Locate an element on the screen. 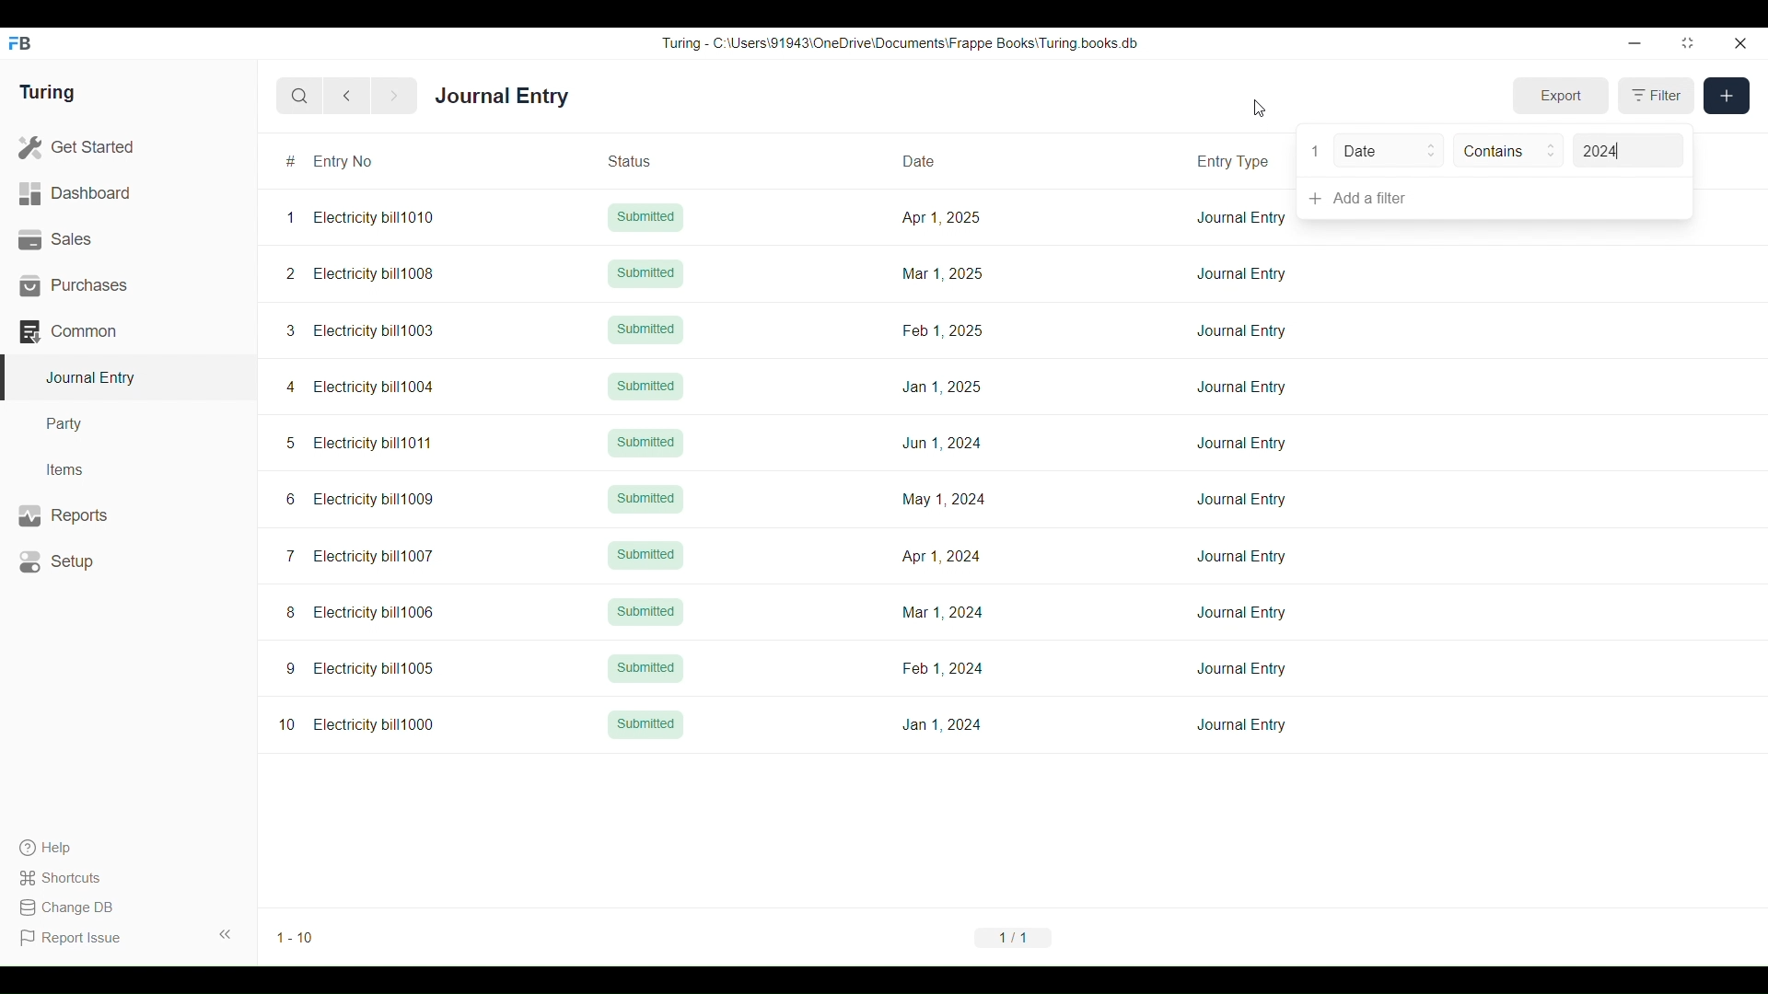  Mar 1, 2025 is located at coordinates (940, 273).